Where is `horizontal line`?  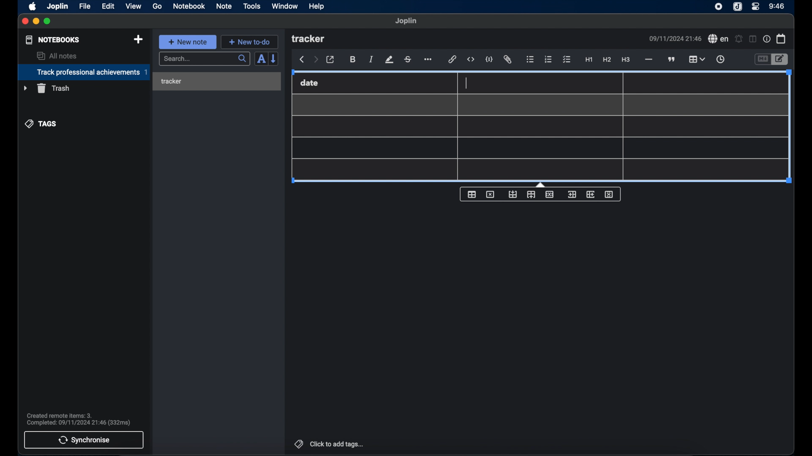 horizontal line is located at coordinates (648, 60).